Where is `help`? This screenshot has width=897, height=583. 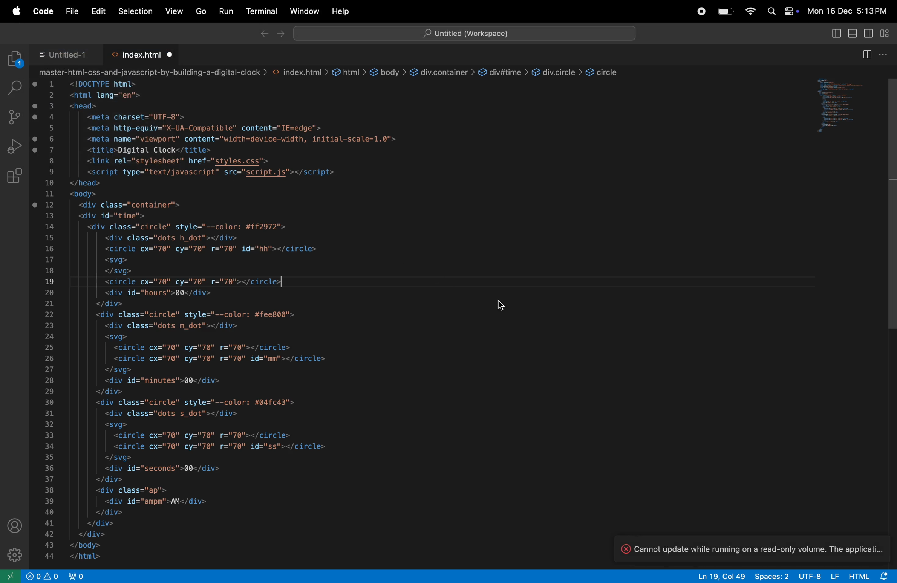 help is located at coordinates (340, 10).